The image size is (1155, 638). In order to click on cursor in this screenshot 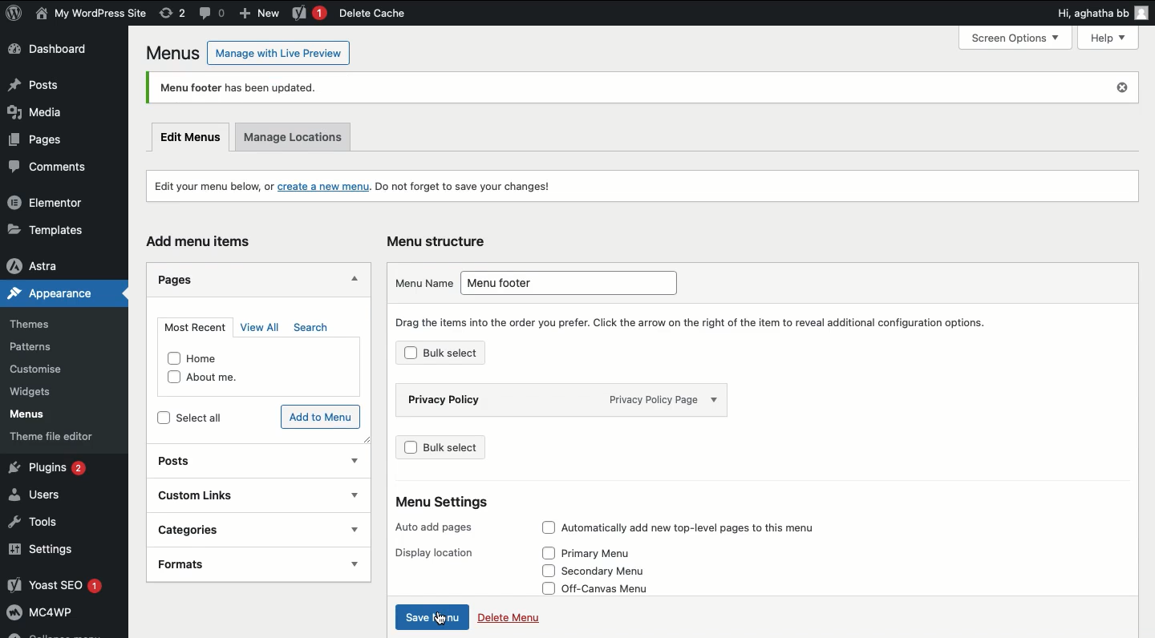, I will do `click(453, 626)`.